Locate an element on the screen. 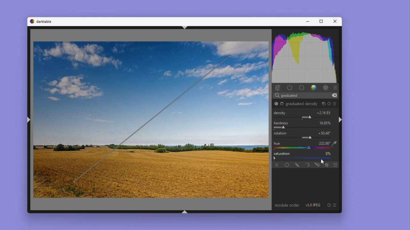 The image size is (410, 230). drawn mask is located at coordinates (296, 164).